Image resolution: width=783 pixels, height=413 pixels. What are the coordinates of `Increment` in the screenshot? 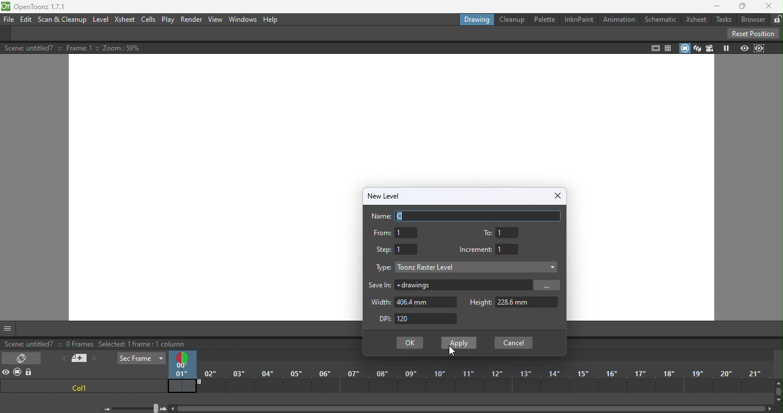 It's located at (491, 250).